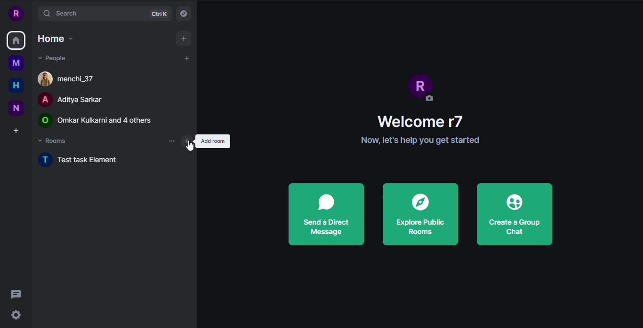  What do you see at coordinates (53, 141) in the screenshot?
I see `rooms` at bounding box center [53, 141].